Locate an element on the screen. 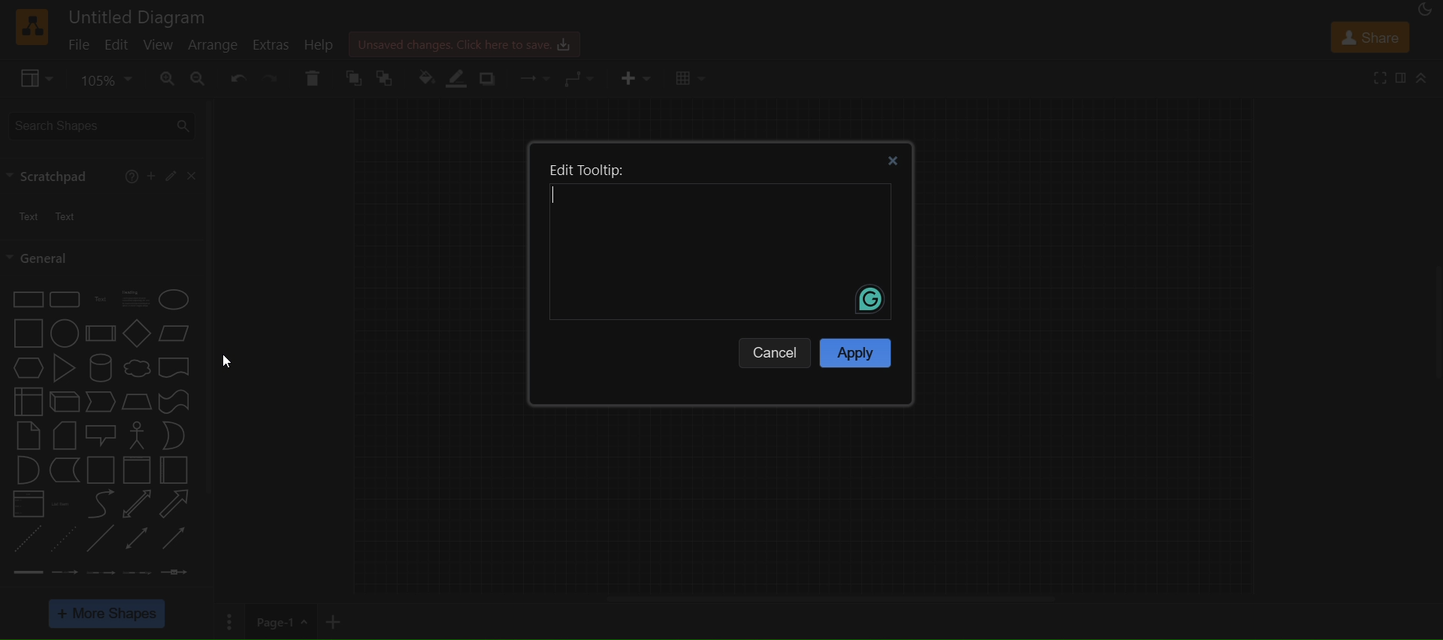  data storage is located at coordinates (62, 469).